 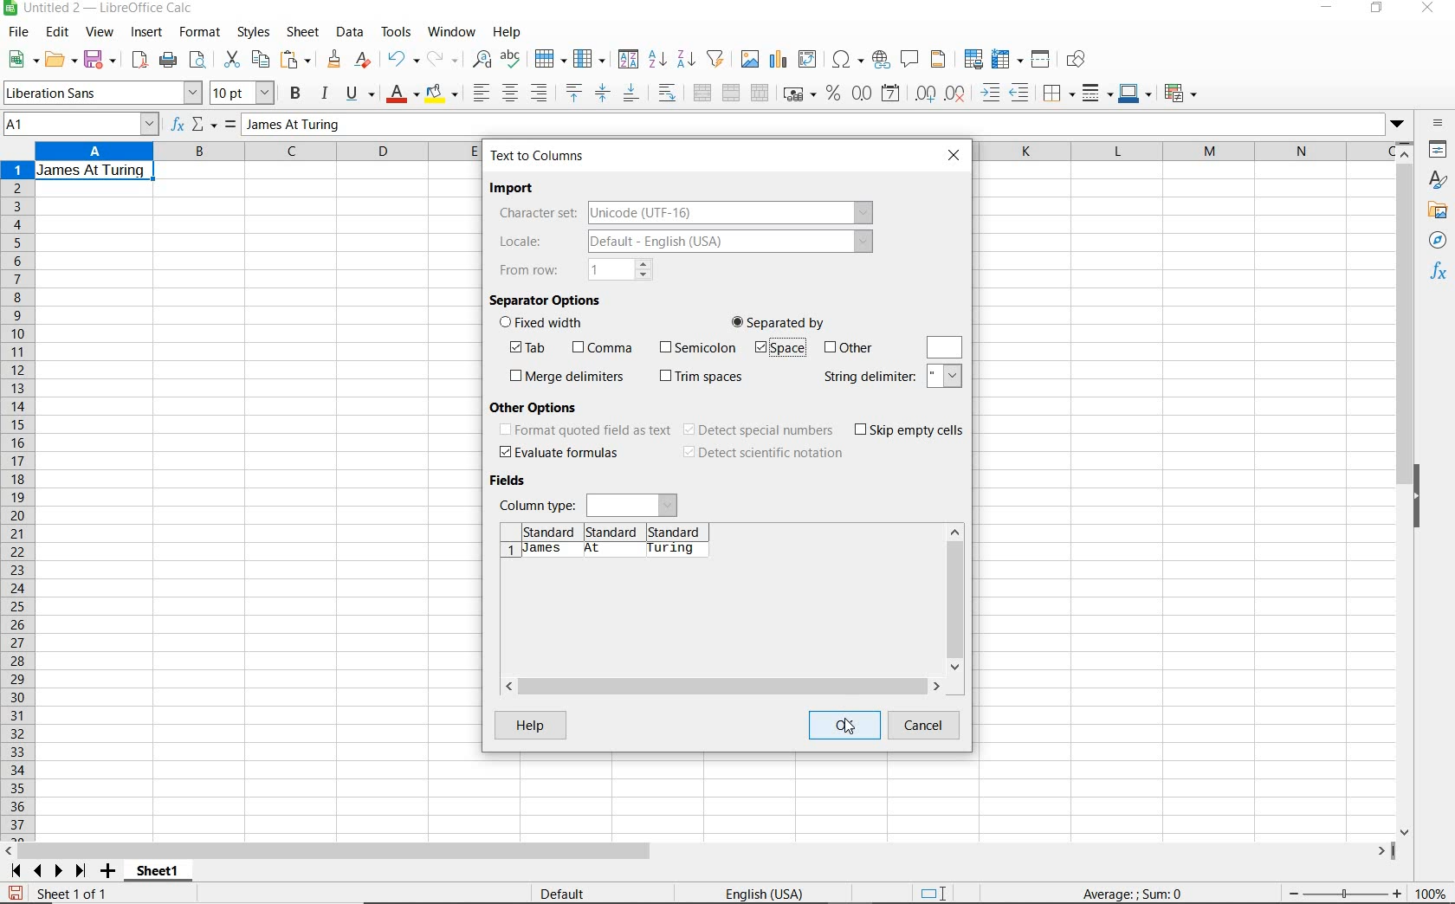 I want to click on border style, so click(x=1060, y=92).